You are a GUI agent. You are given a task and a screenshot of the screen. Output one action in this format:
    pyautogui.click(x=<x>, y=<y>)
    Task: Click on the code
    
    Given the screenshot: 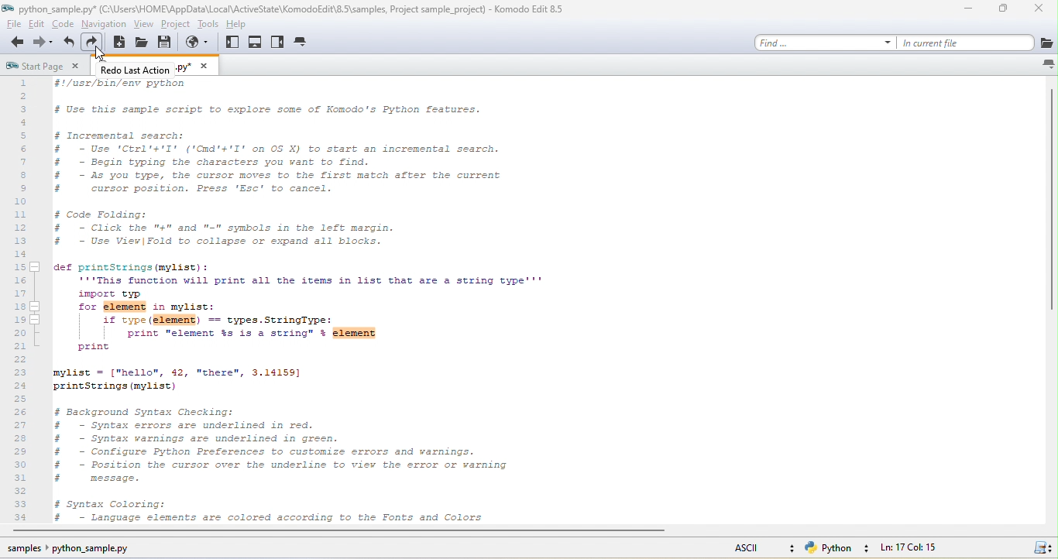 What is the action you would take?
    pyautogui.click(x=60, y=24)
    